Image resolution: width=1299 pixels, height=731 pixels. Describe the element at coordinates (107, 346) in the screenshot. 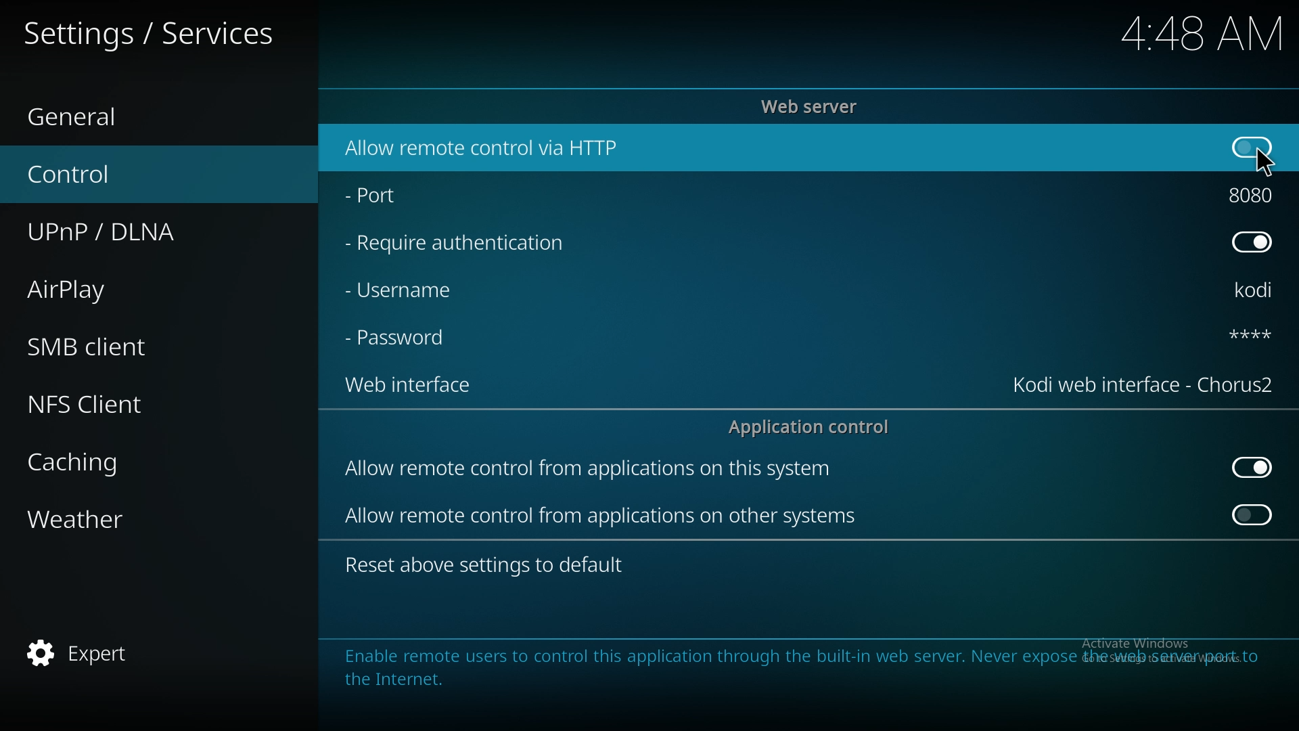

I see `smb client` at that location.